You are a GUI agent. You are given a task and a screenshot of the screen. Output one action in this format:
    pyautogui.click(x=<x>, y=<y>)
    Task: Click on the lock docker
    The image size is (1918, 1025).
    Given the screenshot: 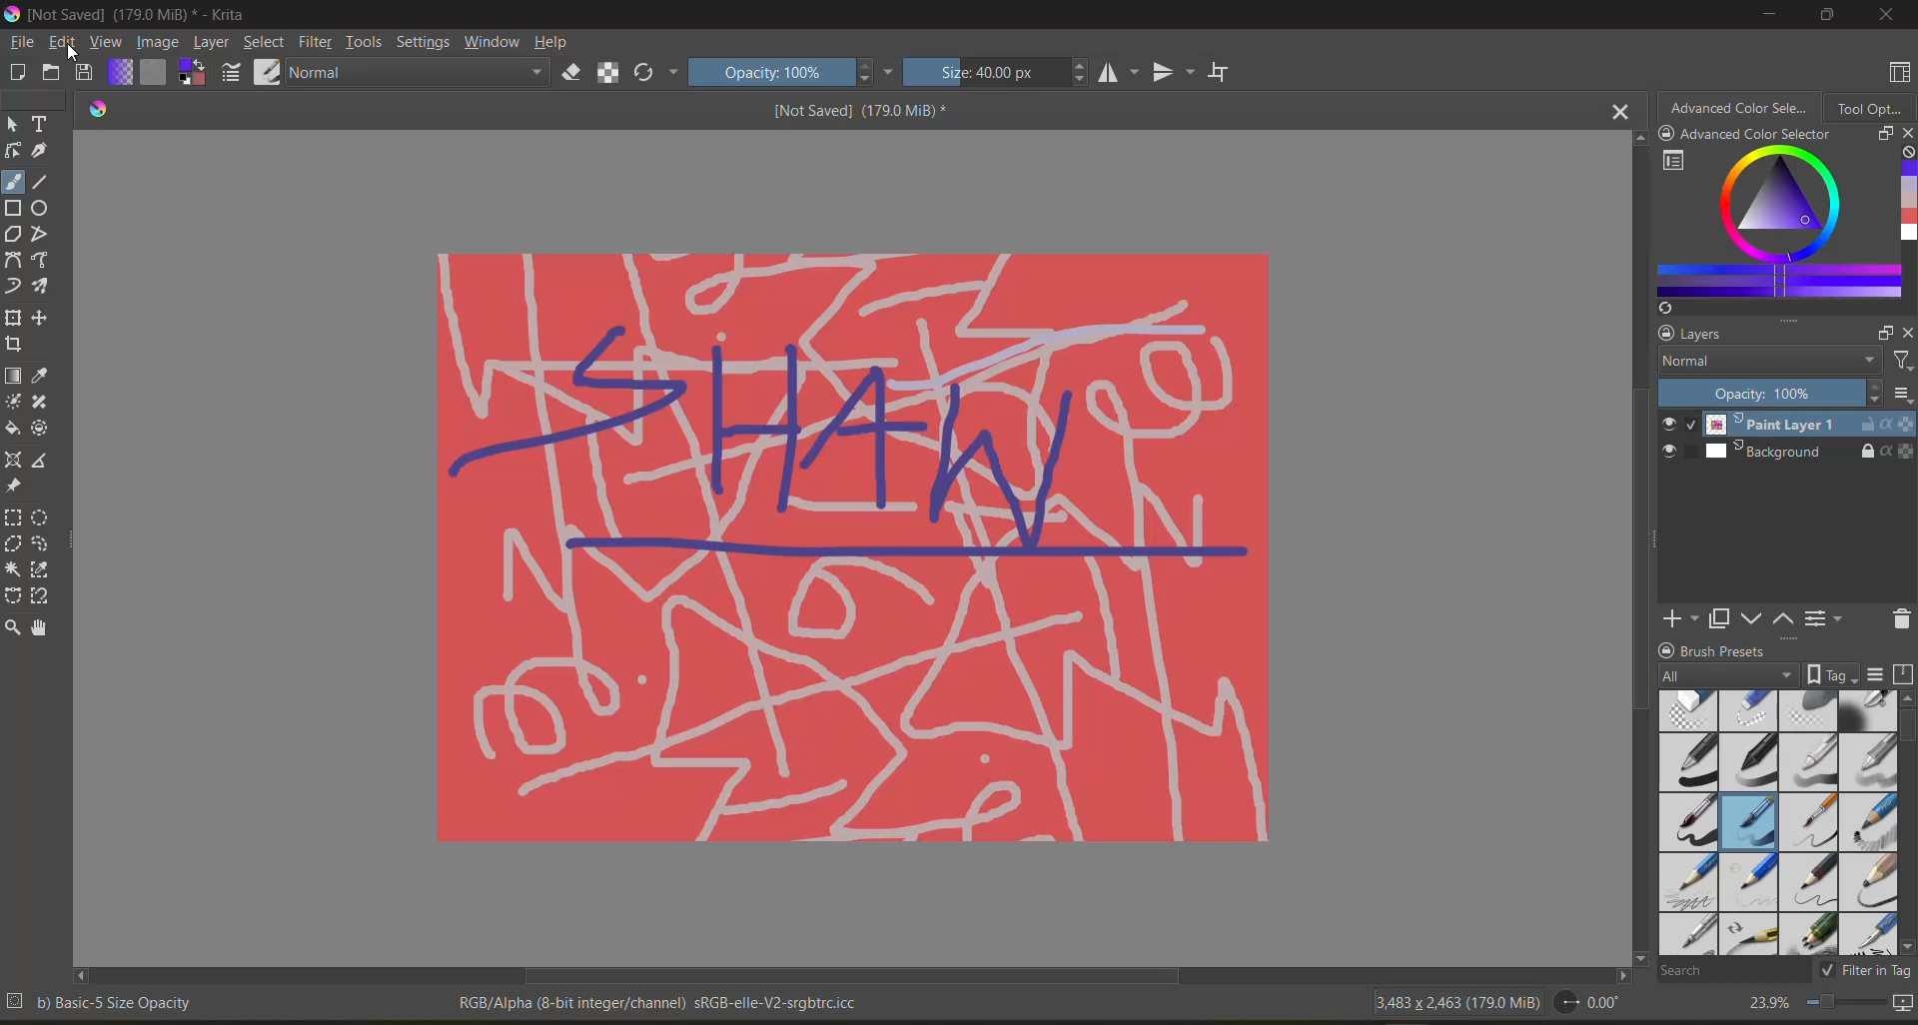 What is the action you would take?
    pyautogui.click(x=1665, y=648)
    